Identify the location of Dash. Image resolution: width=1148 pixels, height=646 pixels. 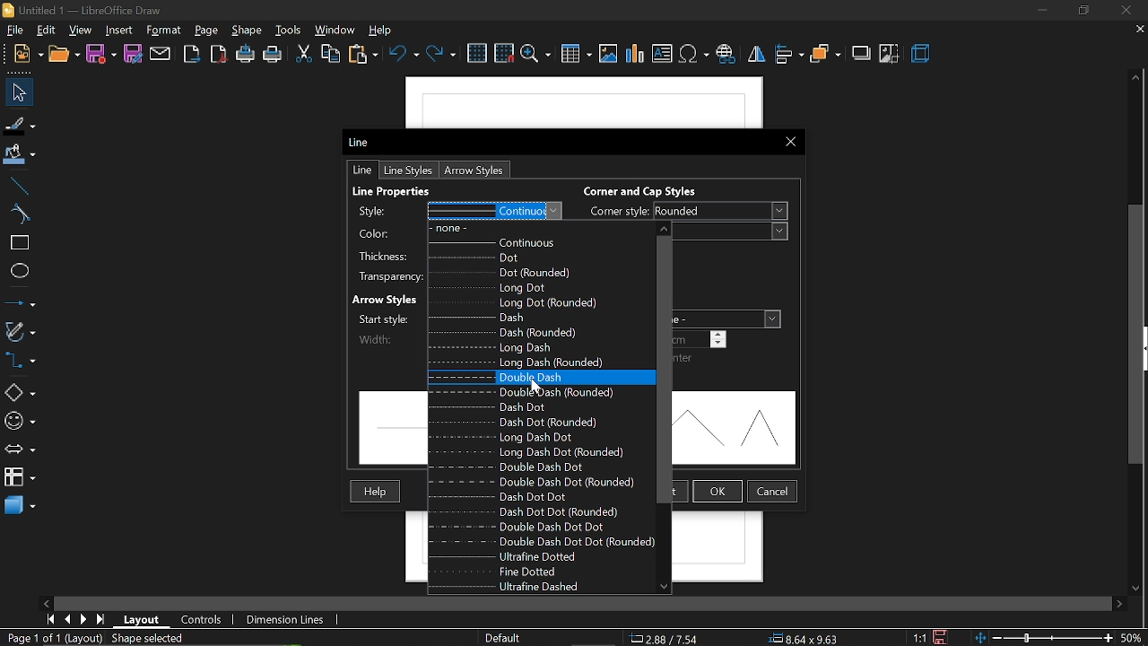
(542, 318).